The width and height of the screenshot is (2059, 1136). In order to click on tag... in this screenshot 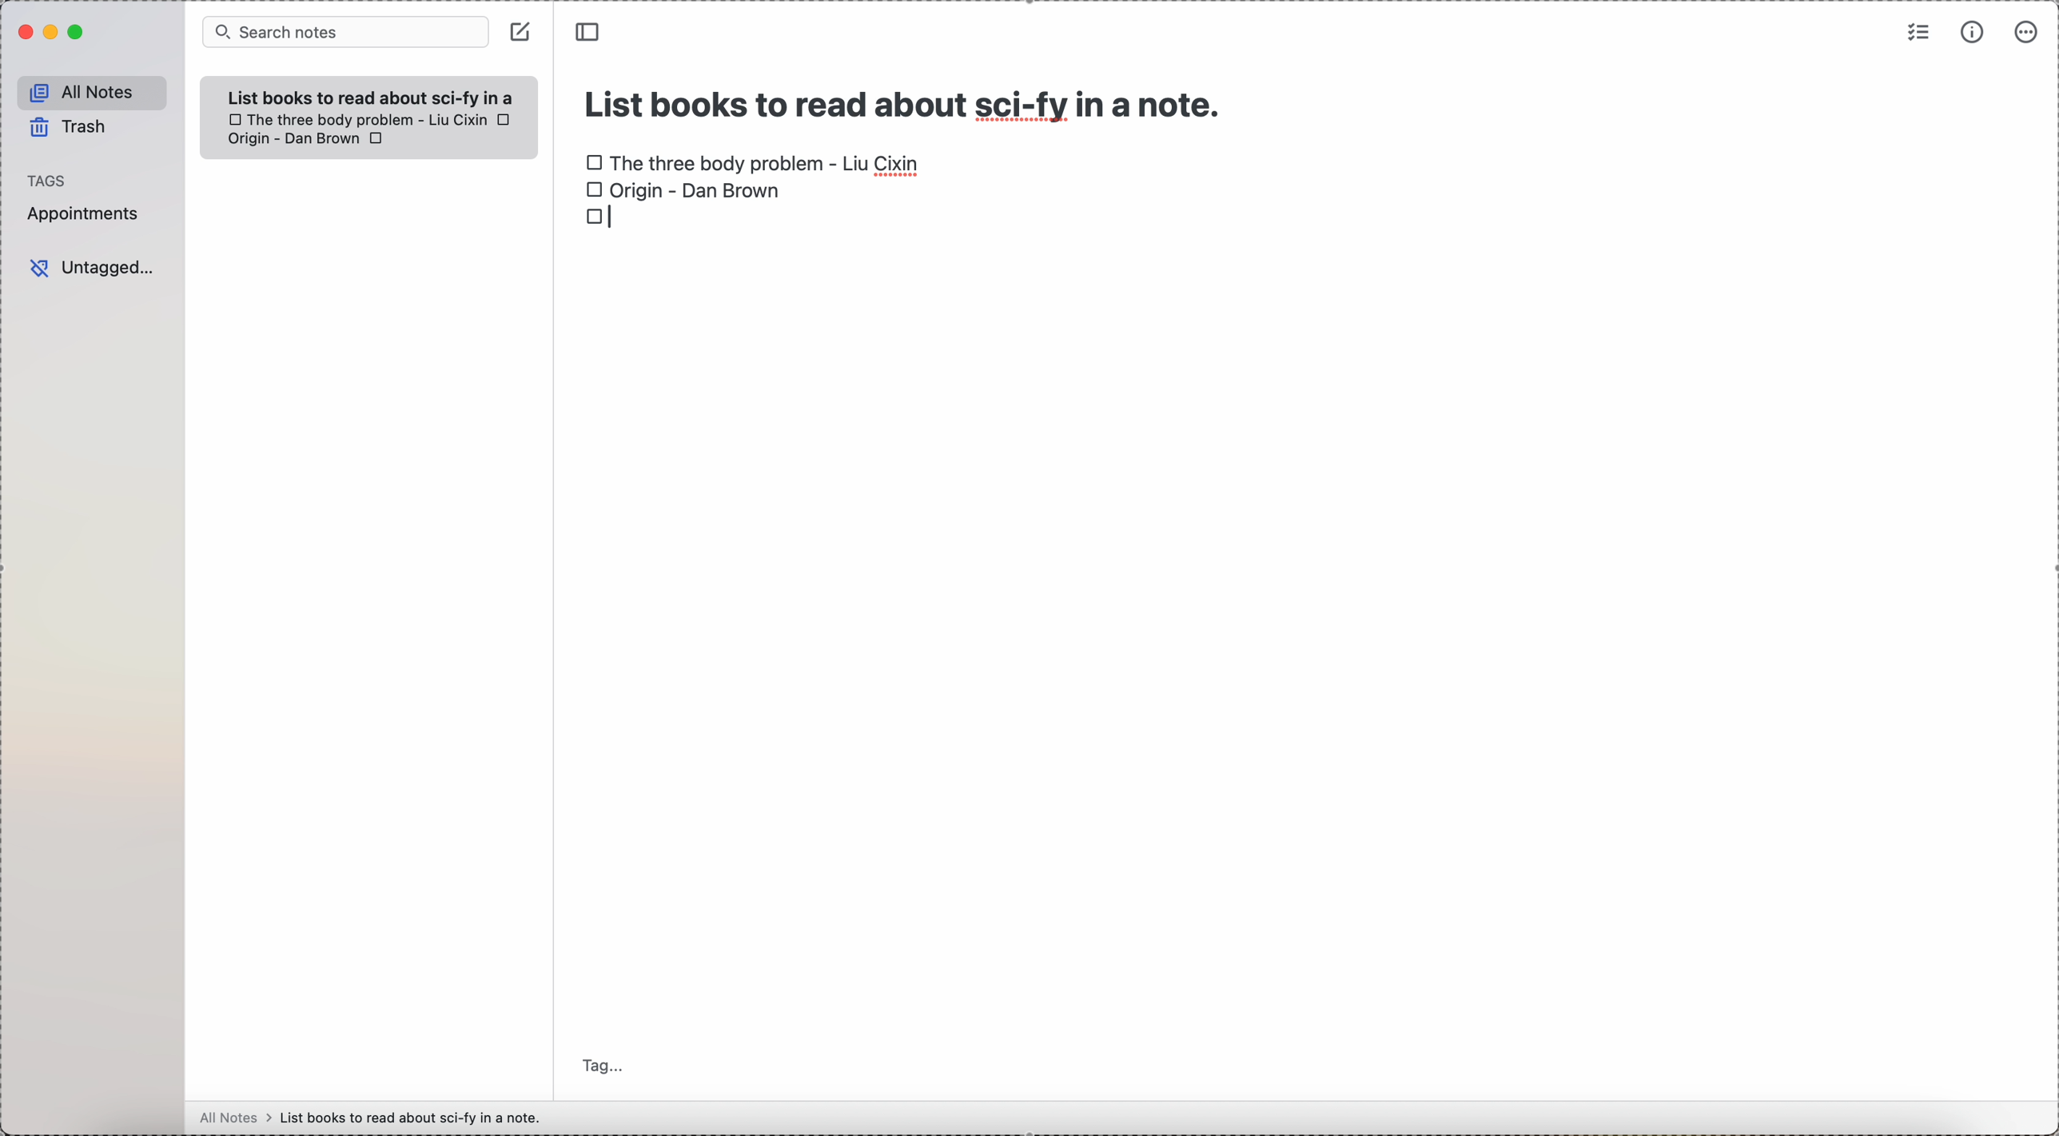, I will do `click(605, 1067)`.